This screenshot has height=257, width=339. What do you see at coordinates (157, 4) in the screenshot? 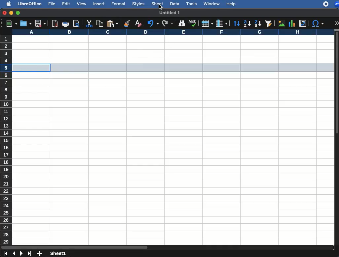
I see `sheet` at bounding box center [157, 4].